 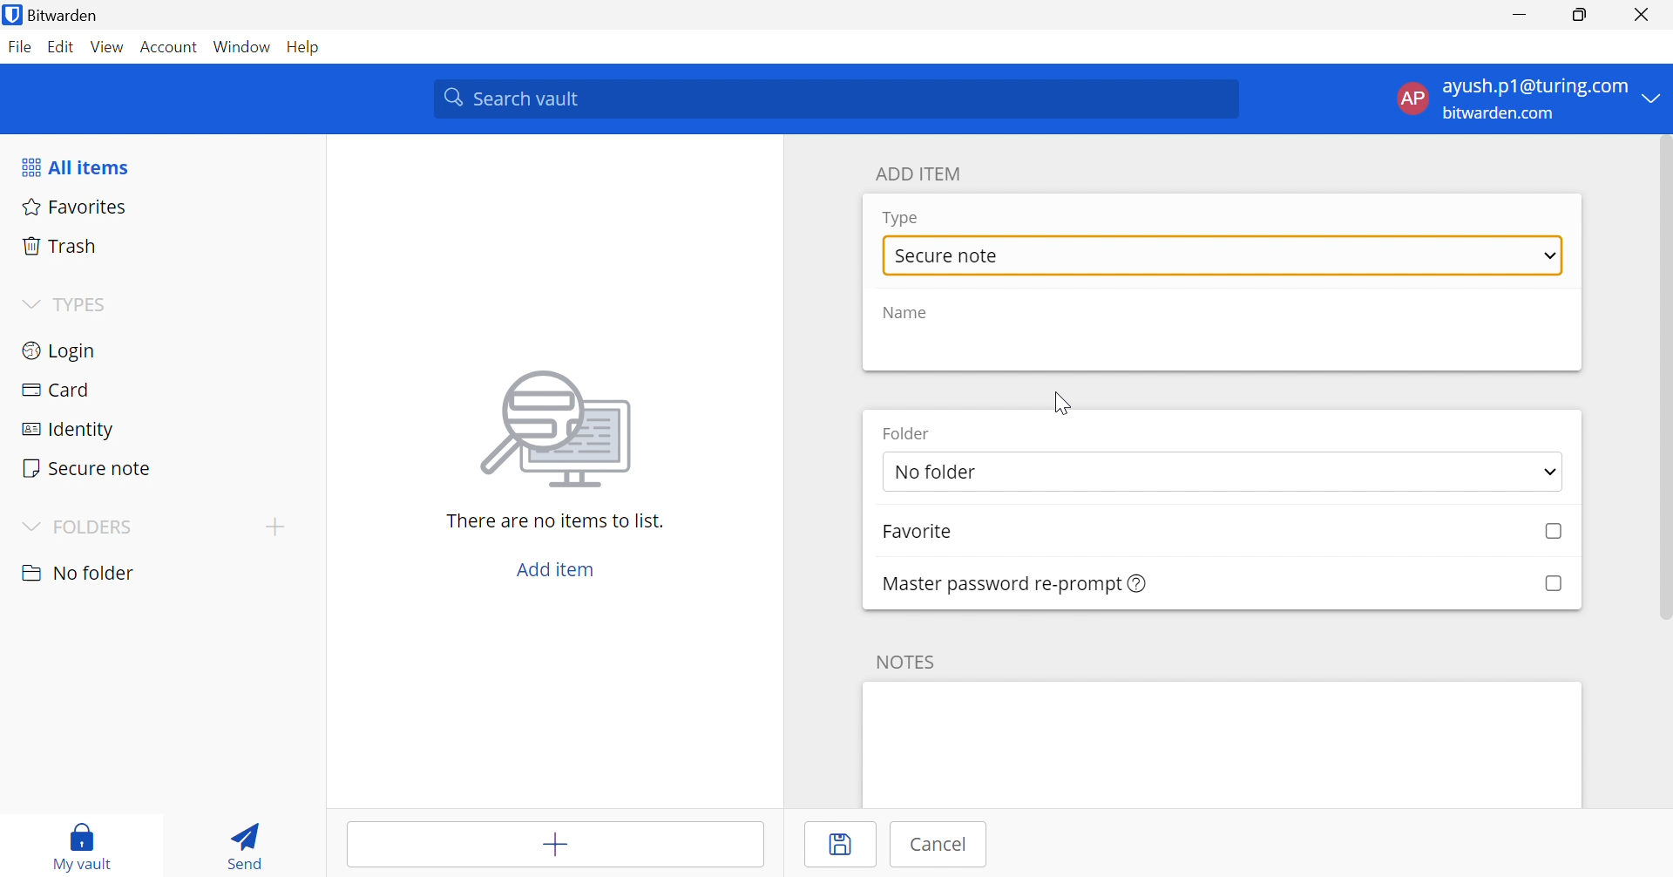 What do you see at coordinates (933, 846) in the screenshot?
I see `Cancel` at bounding box center [933, 846].